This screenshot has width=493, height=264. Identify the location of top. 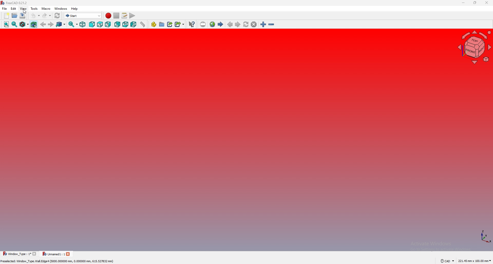
(100, 25).